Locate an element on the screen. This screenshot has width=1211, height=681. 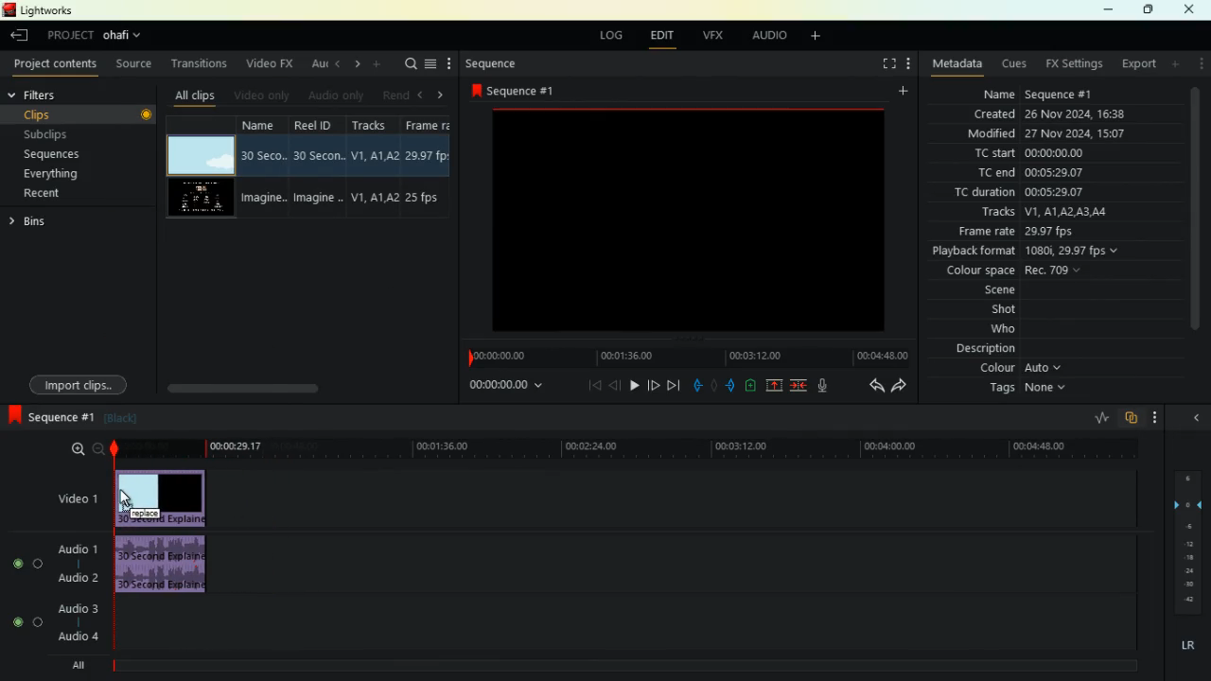
sequence is located at coordinates (514, 90).